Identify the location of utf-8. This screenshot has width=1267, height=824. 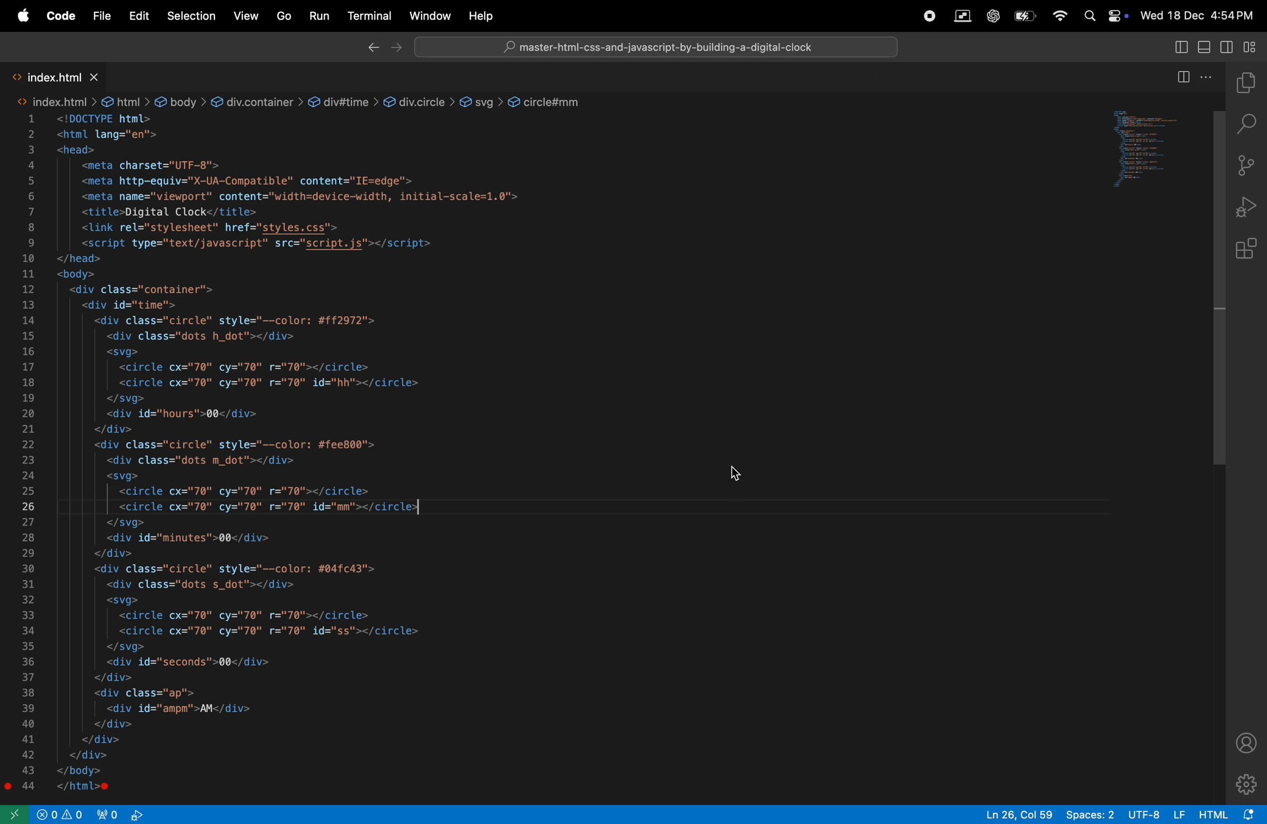
(1156, 814).